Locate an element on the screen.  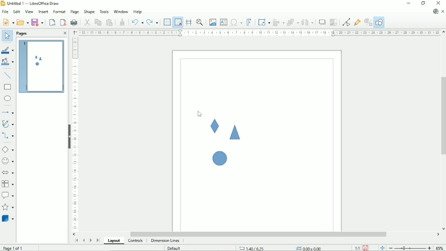
Clone formatting is located at coordinates (123, 22).